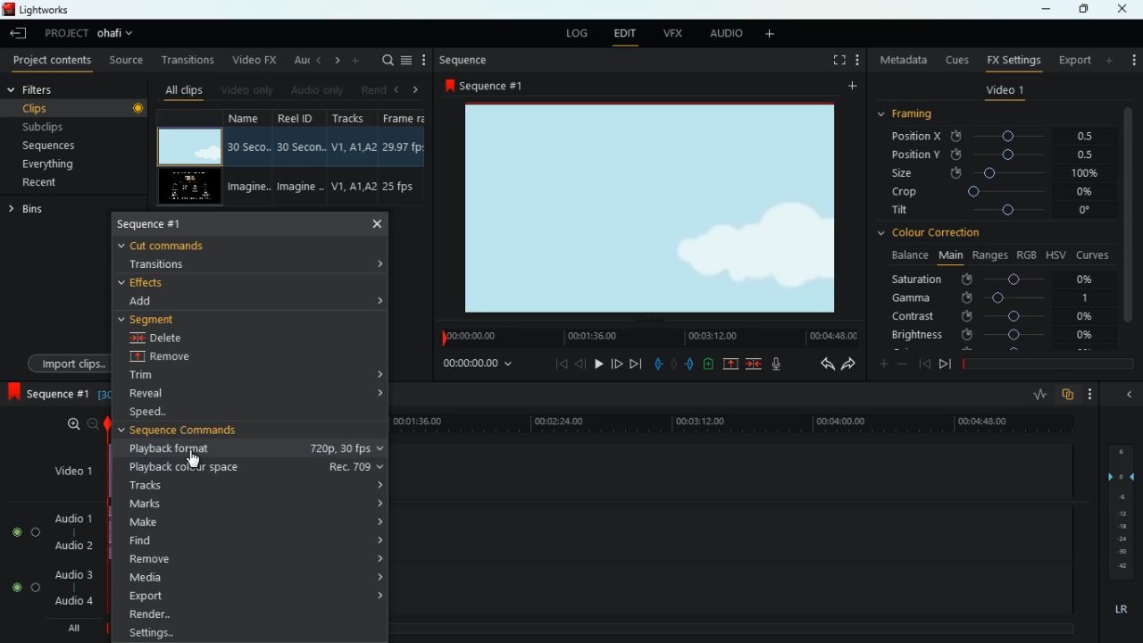  Describe the element at coordinates (179, 244) in the screenshot. I see `cut commands` at that location.